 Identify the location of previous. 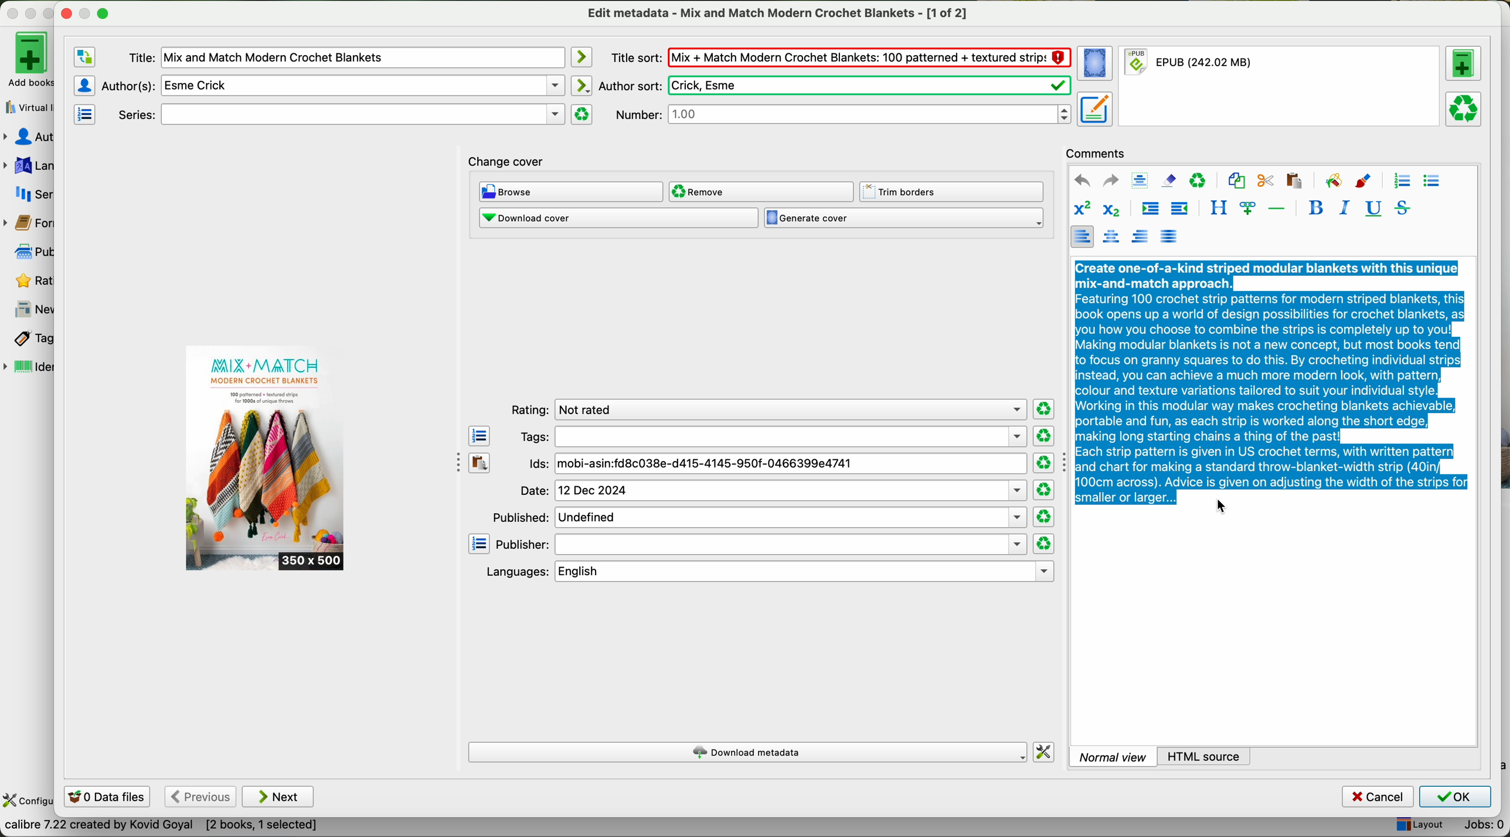
(199, 797).